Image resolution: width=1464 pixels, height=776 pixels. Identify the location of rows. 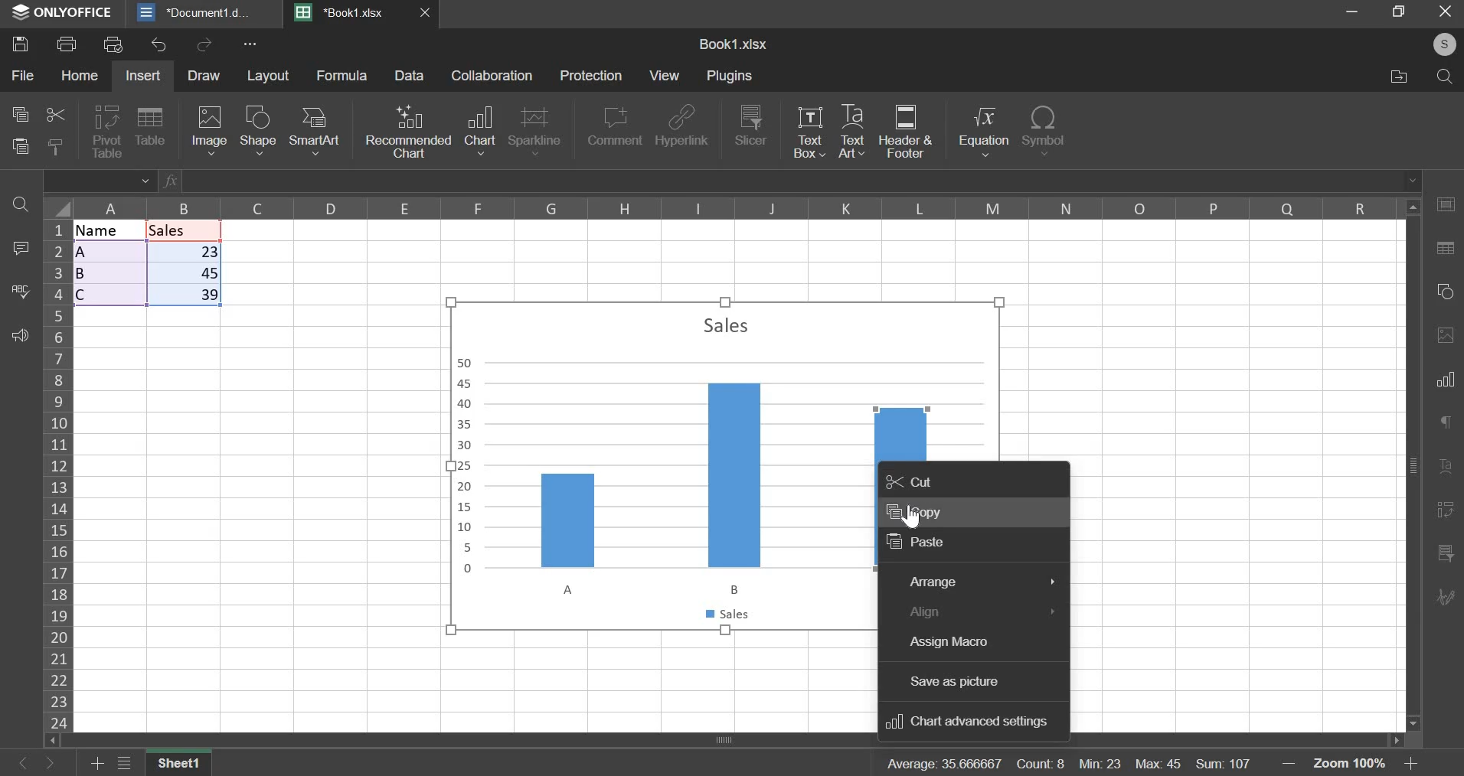
(59, 474).